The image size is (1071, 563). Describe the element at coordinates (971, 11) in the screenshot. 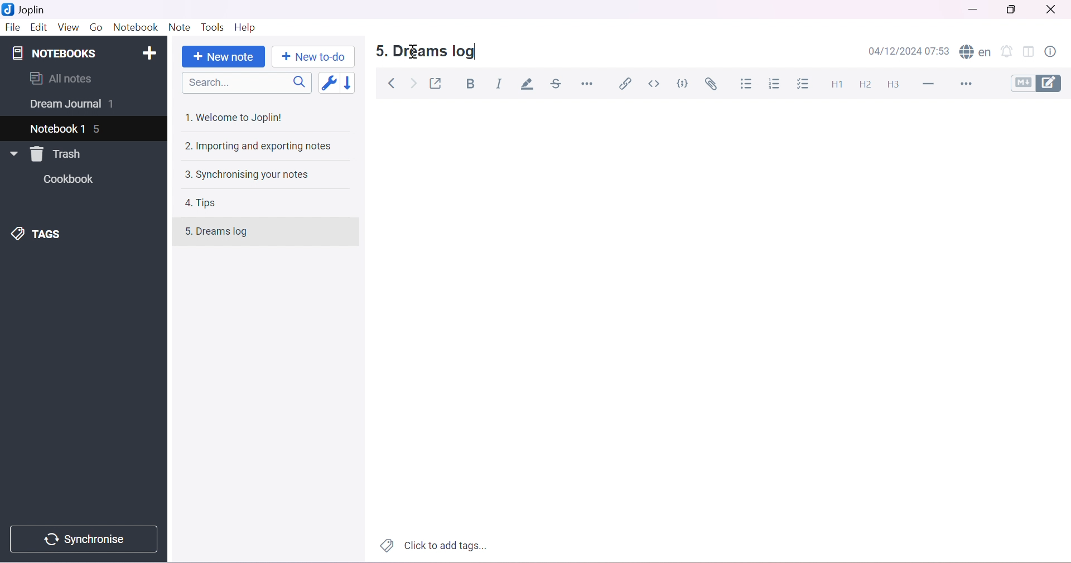

I see `Minimize` at that location.